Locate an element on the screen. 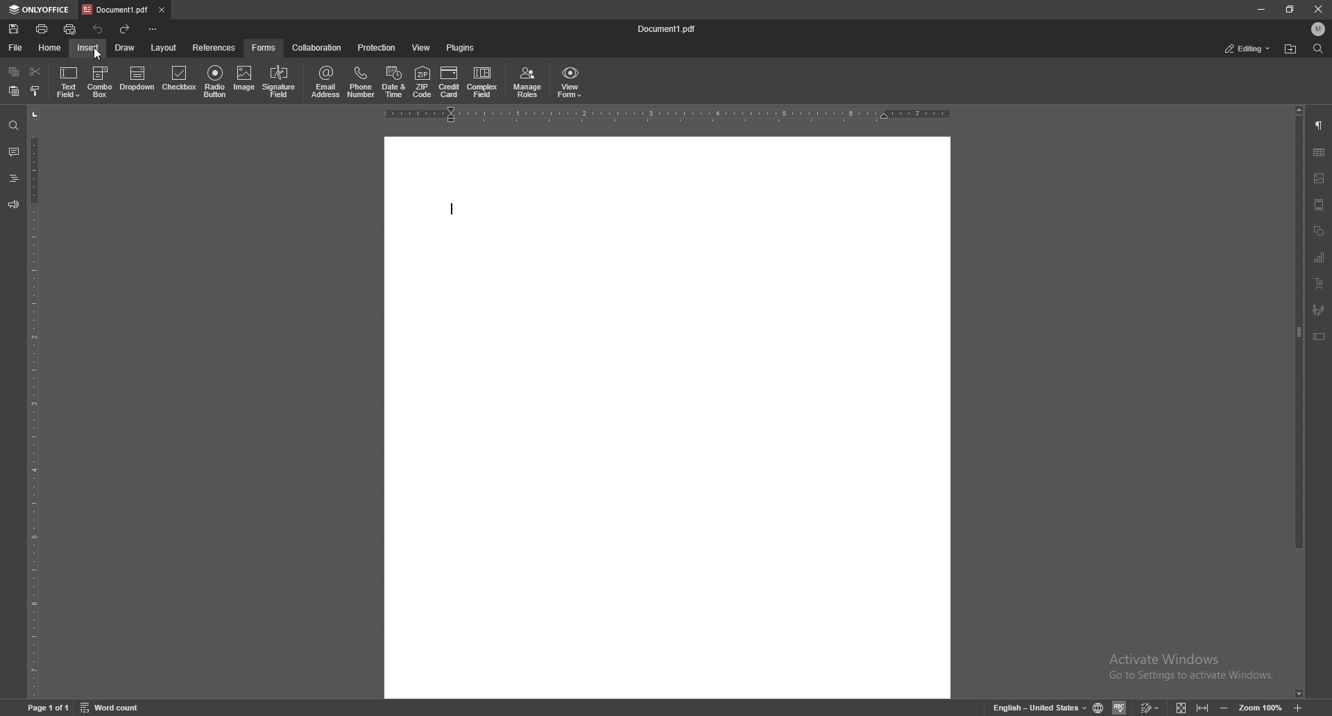  change doc language is located at coordinates (1099, 708).